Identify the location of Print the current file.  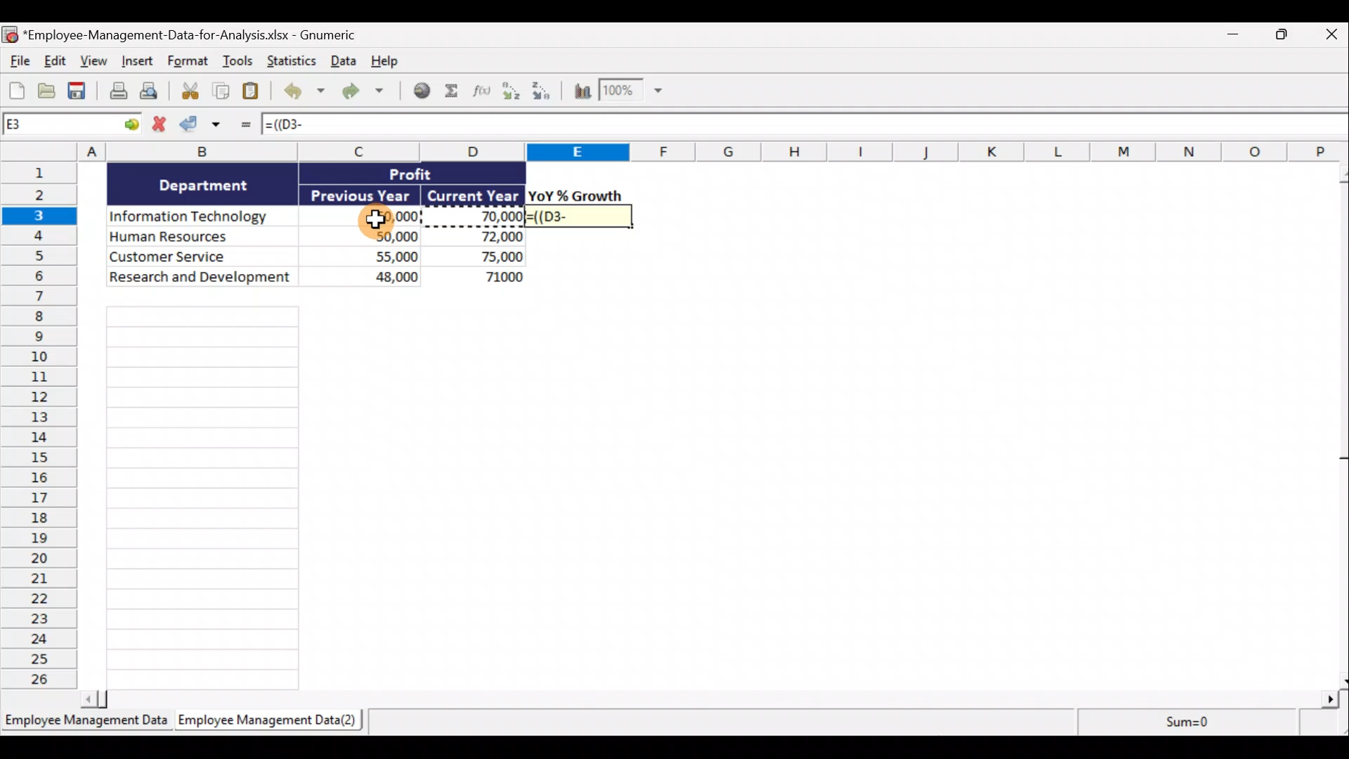
(117, 93).